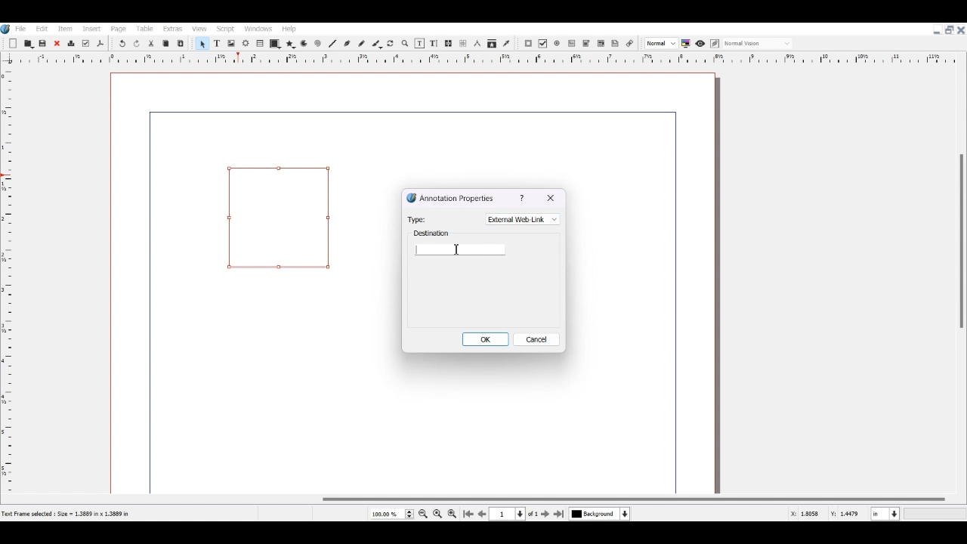 The height and width of the screenshot is (544, 967). I want to click on Go to Last Page, so click(561, 515).